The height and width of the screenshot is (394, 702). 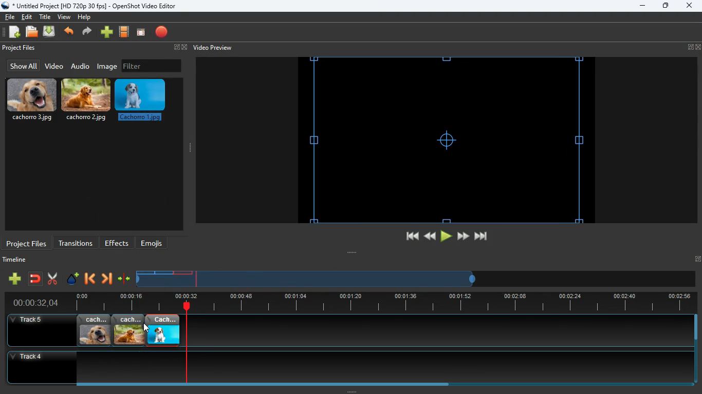 What do you see at coordinates (152, 66) in the screenshot?
I see `filter` at bounding box center [152, 66].